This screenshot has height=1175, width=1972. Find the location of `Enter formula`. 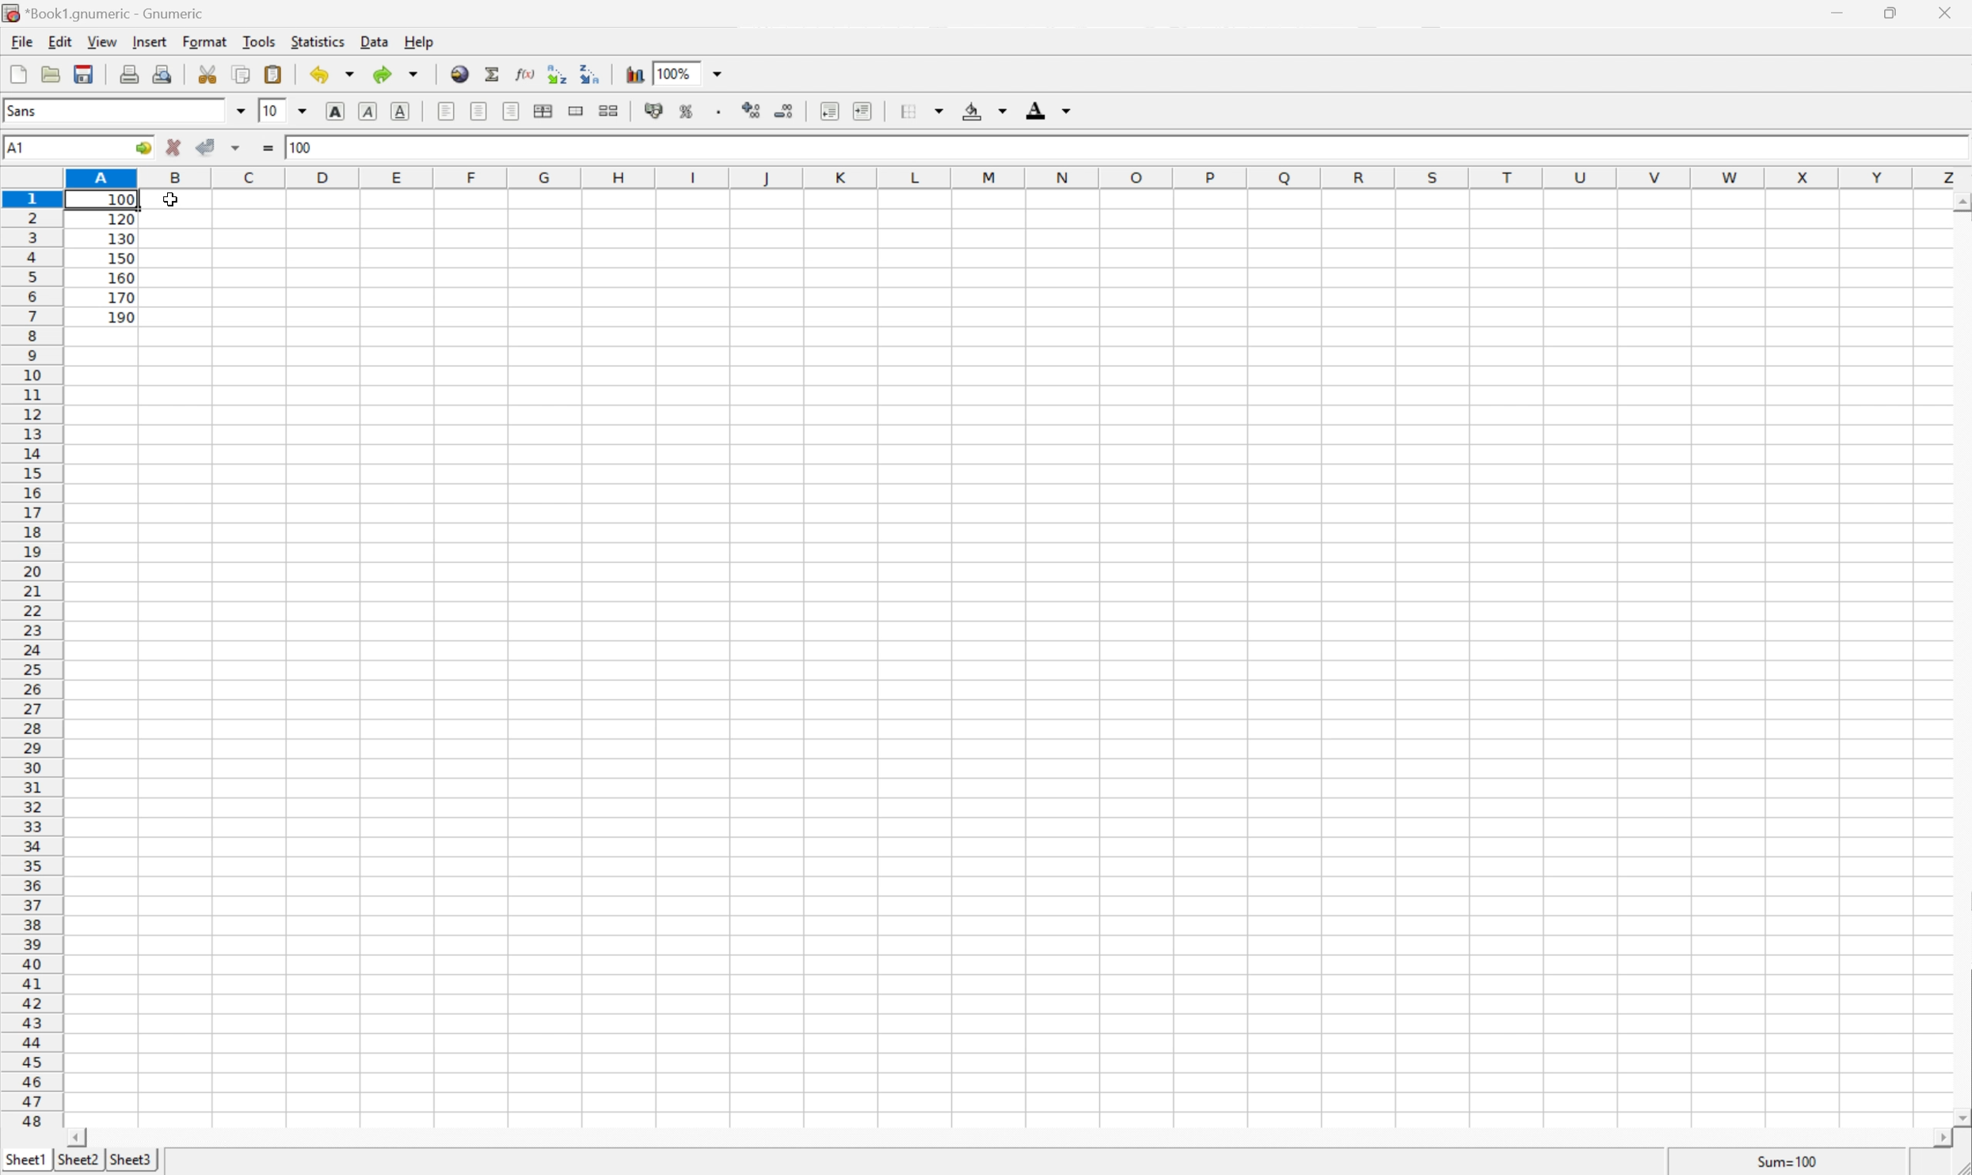

Enter formula is located at coordinates (270, 146).